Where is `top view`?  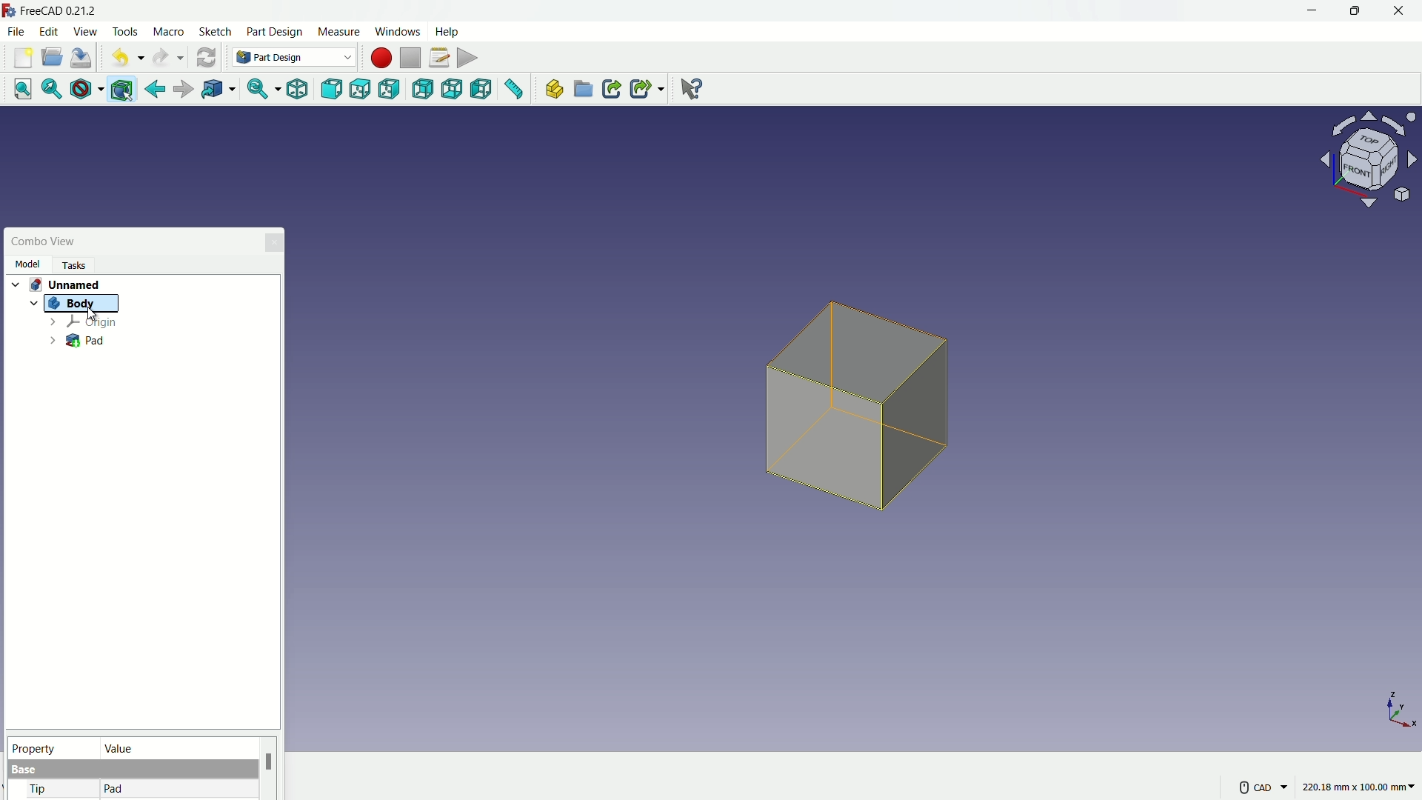 top view is located at coordinates (363, 89).